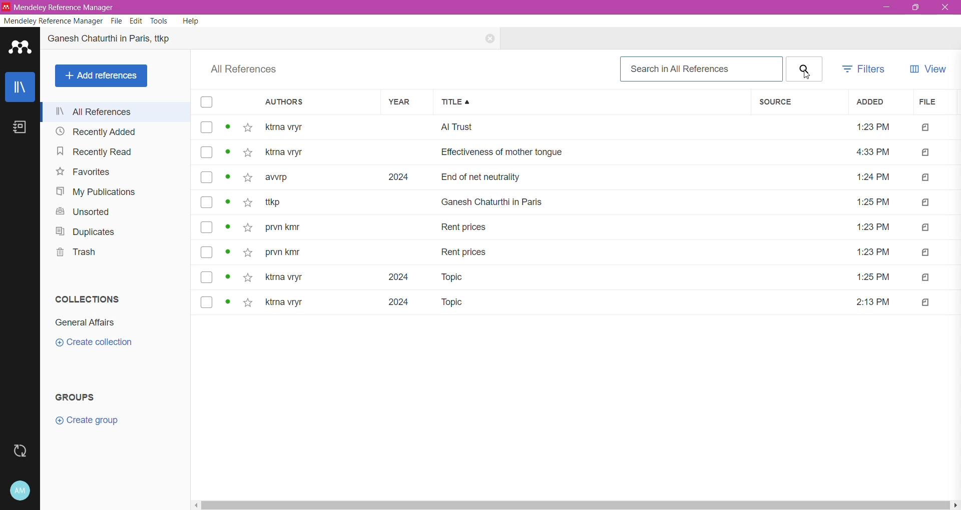  Describe the element at coordinates (229, 302) in the screenshot. I see `view status` at that location.